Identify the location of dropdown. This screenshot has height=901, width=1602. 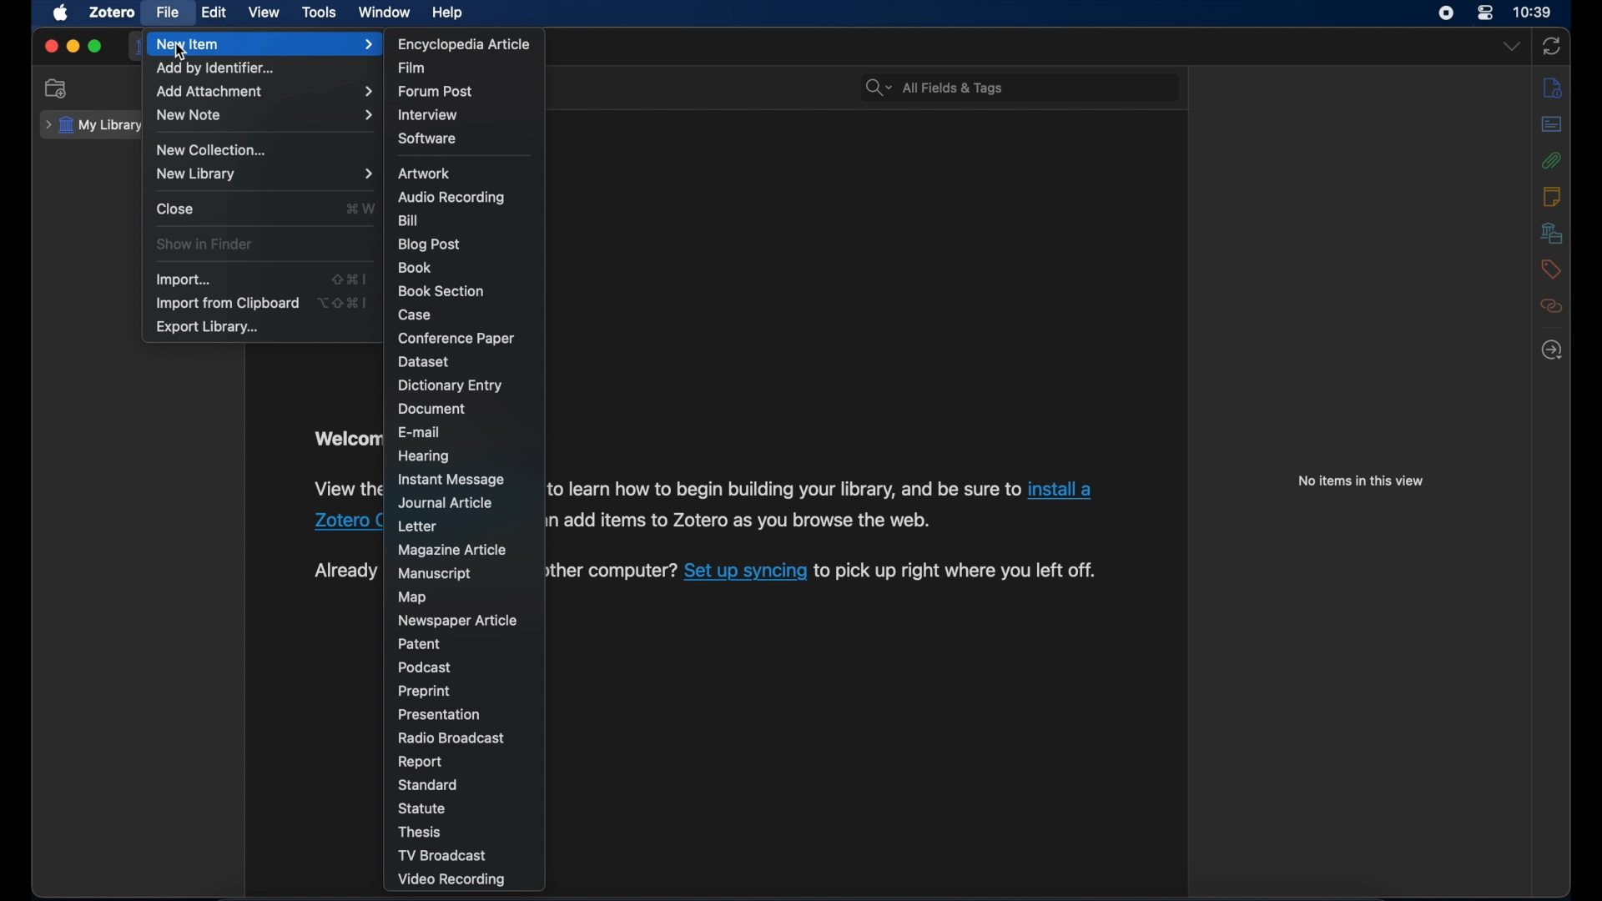
(1512, 46).